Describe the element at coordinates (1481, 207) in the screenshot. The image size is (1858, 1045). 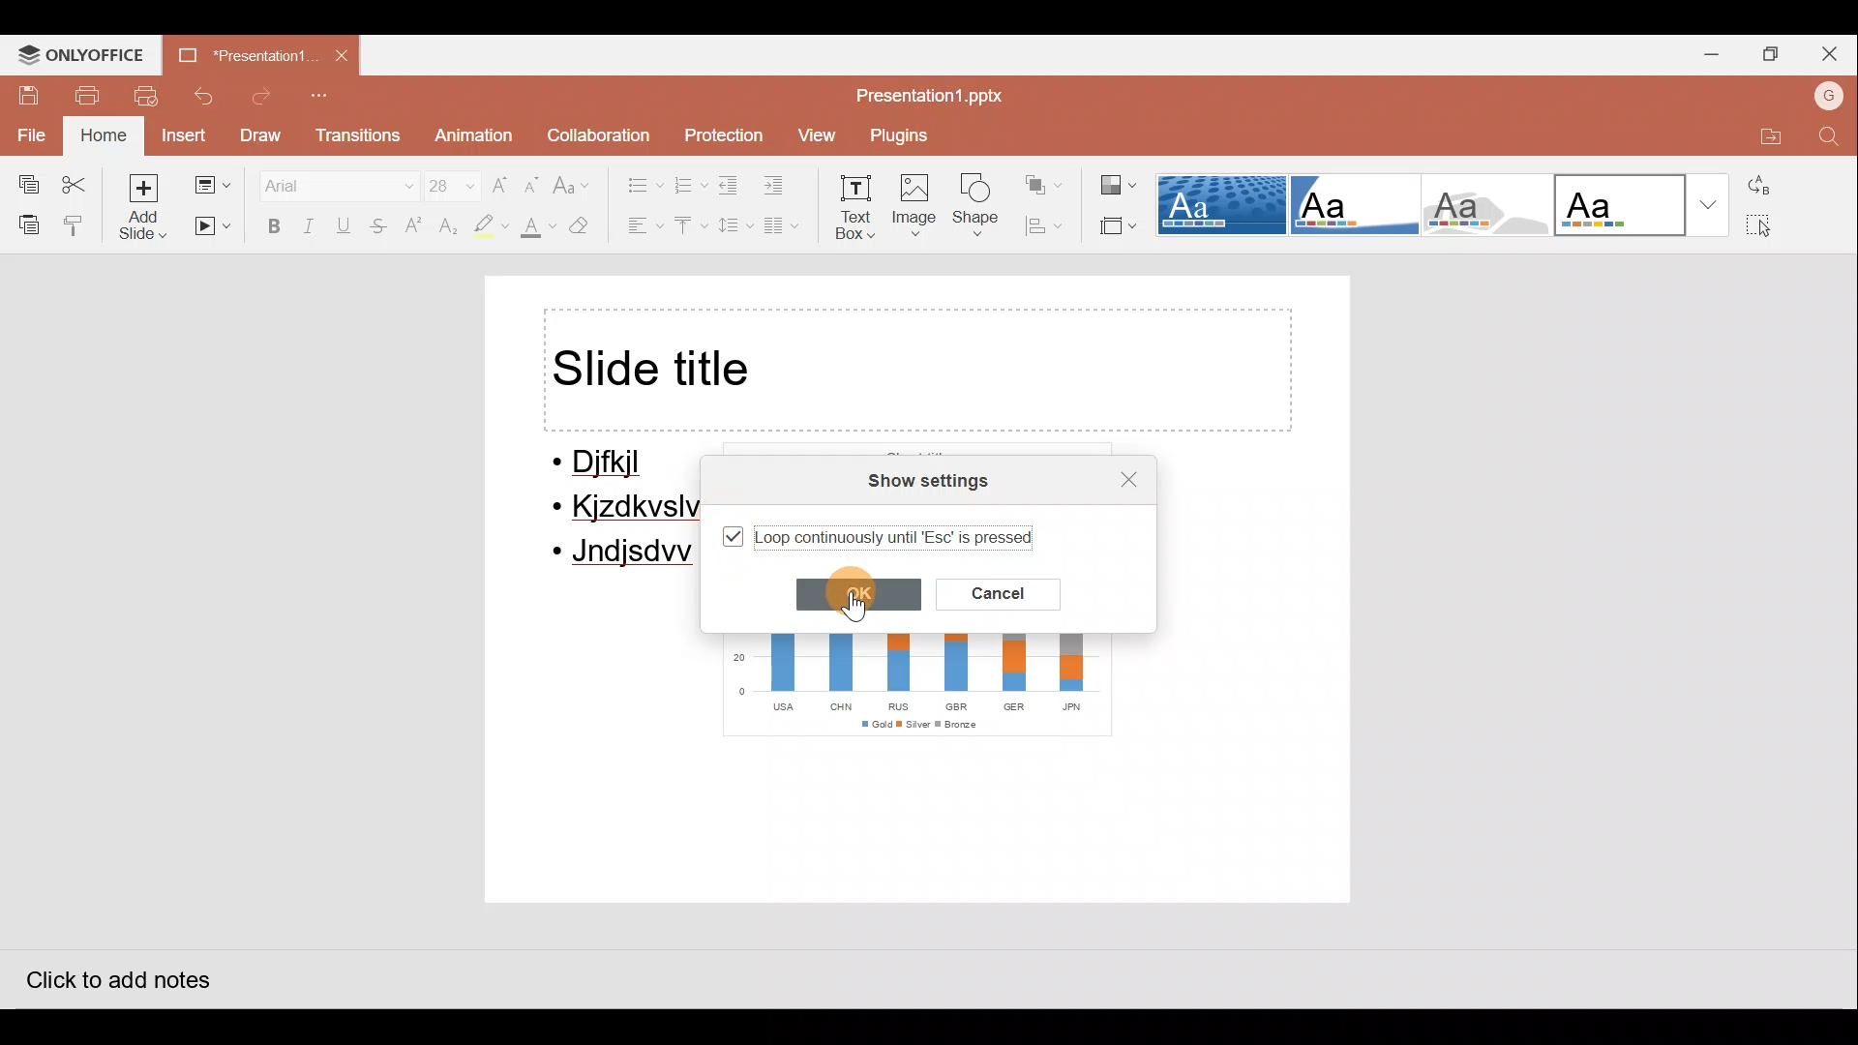
I see `Turtle` at that location.